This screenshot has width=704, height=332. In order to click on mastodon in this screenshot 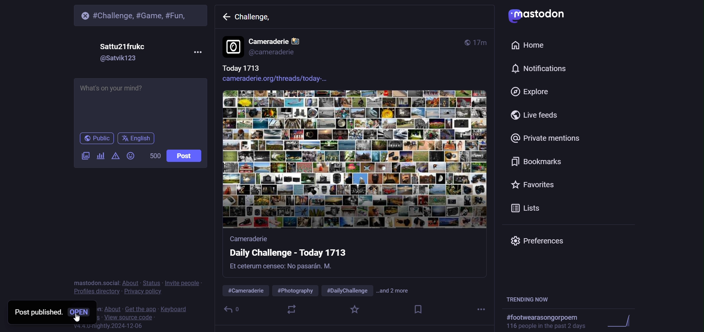, I will do `click(540, 14)`.